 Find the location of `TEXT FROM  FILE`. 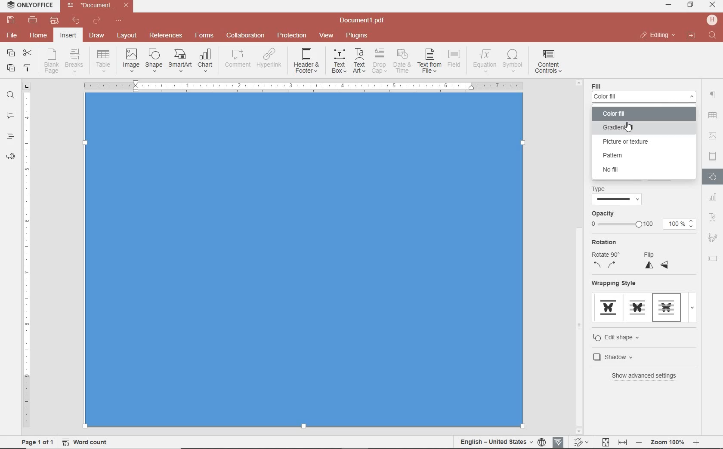

TEXT FROM  FILE is located at coordinates (429, 61).